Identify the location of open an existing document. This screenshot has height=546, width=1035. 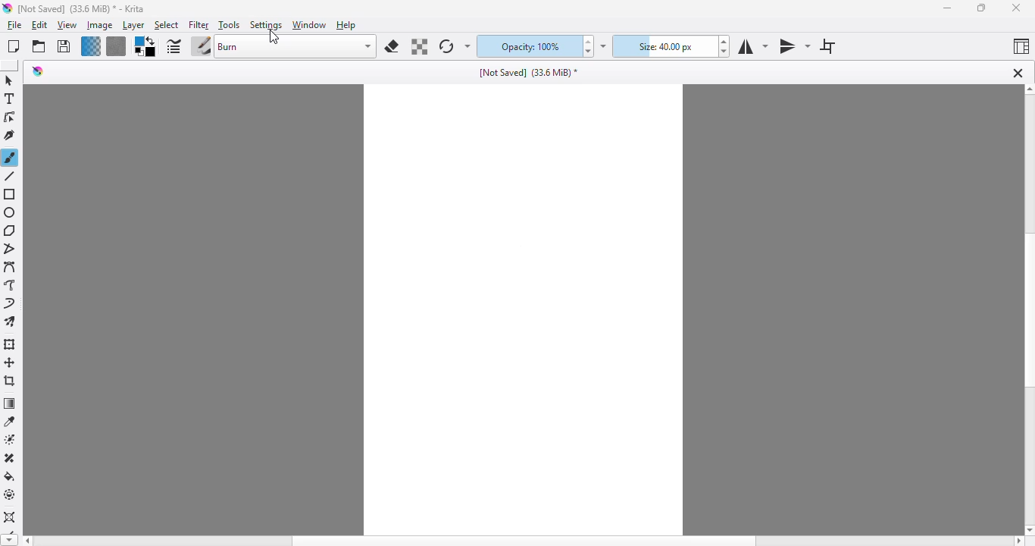
(39, 46).